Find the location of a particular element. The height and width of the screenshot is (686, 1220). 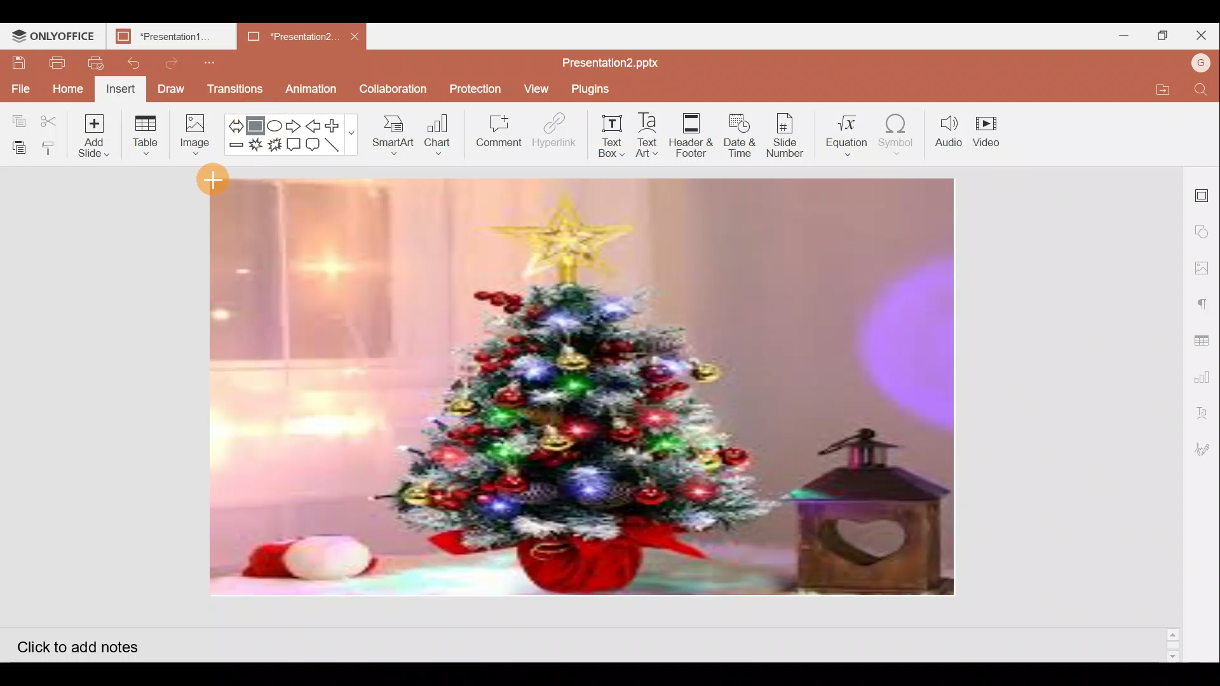

Presentation1. is located at coordinates (166, 35).